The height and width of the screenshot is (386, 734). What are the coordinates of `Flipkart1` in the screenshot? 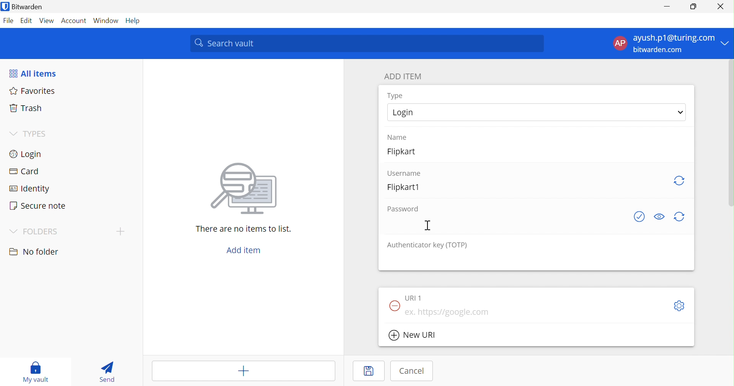 It's located at (406, 187).